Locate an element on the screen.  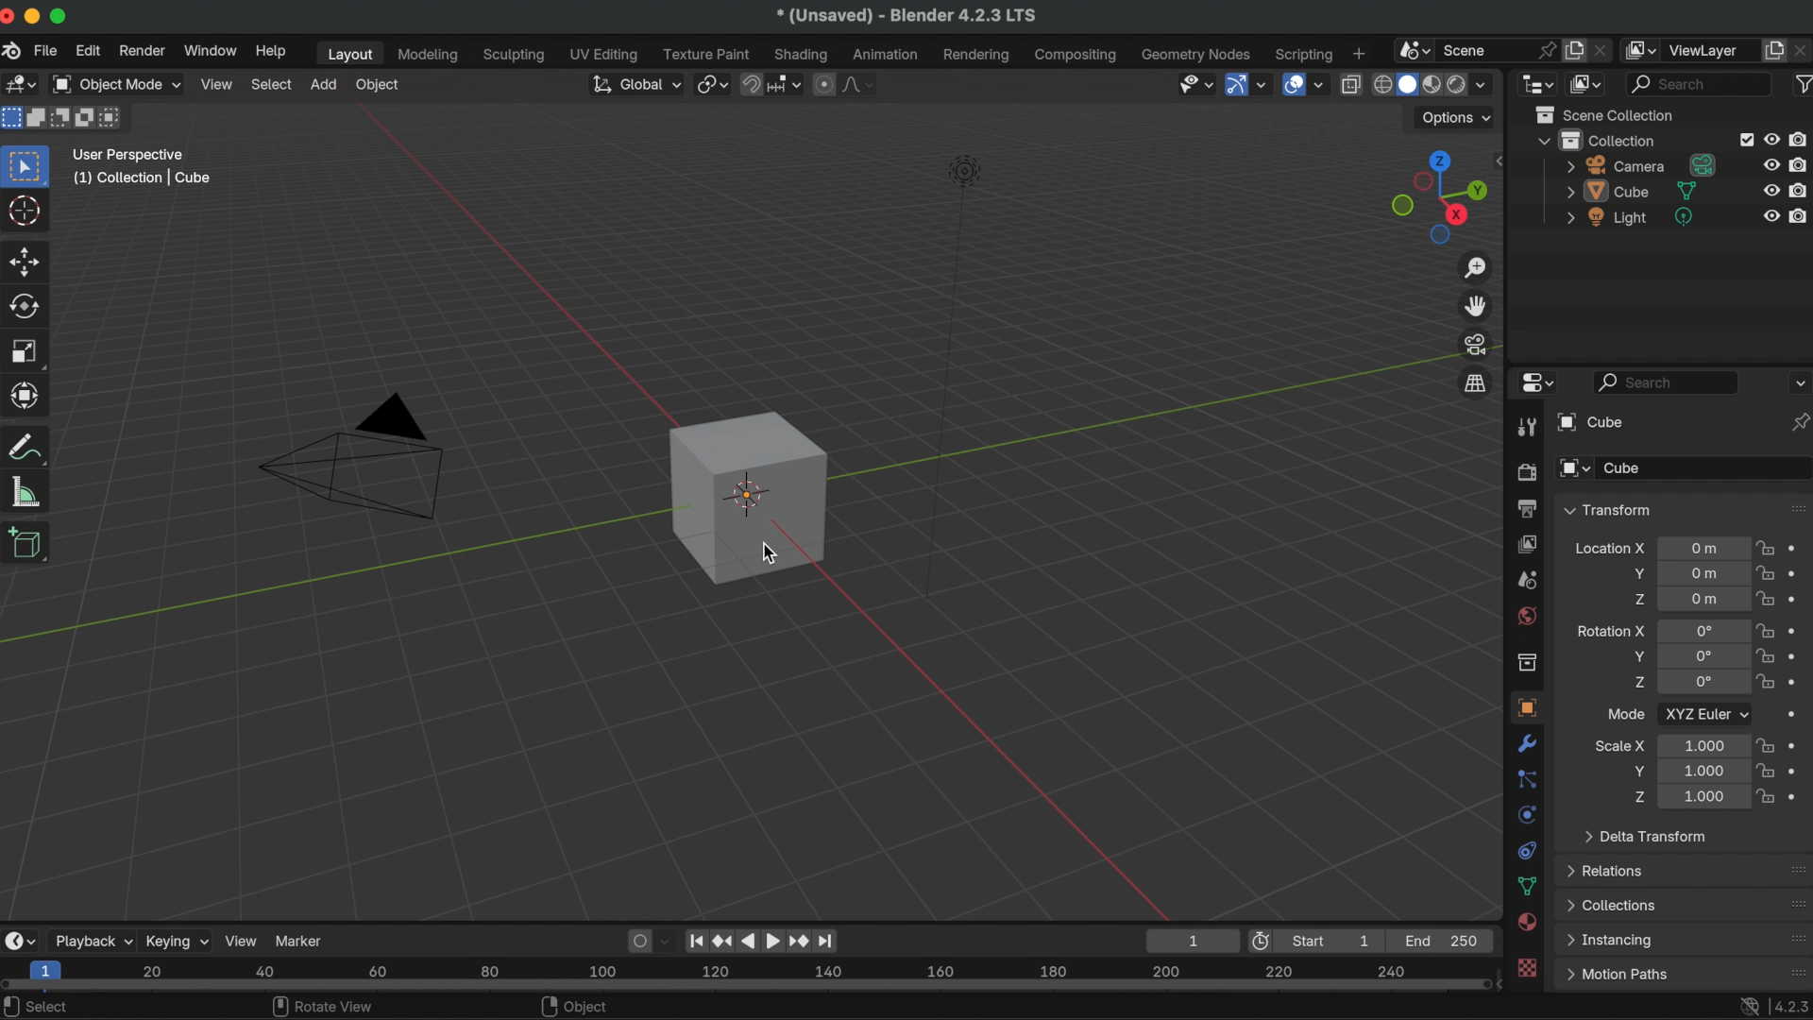
preset viewpoints is located at coordinates (1434, 197).